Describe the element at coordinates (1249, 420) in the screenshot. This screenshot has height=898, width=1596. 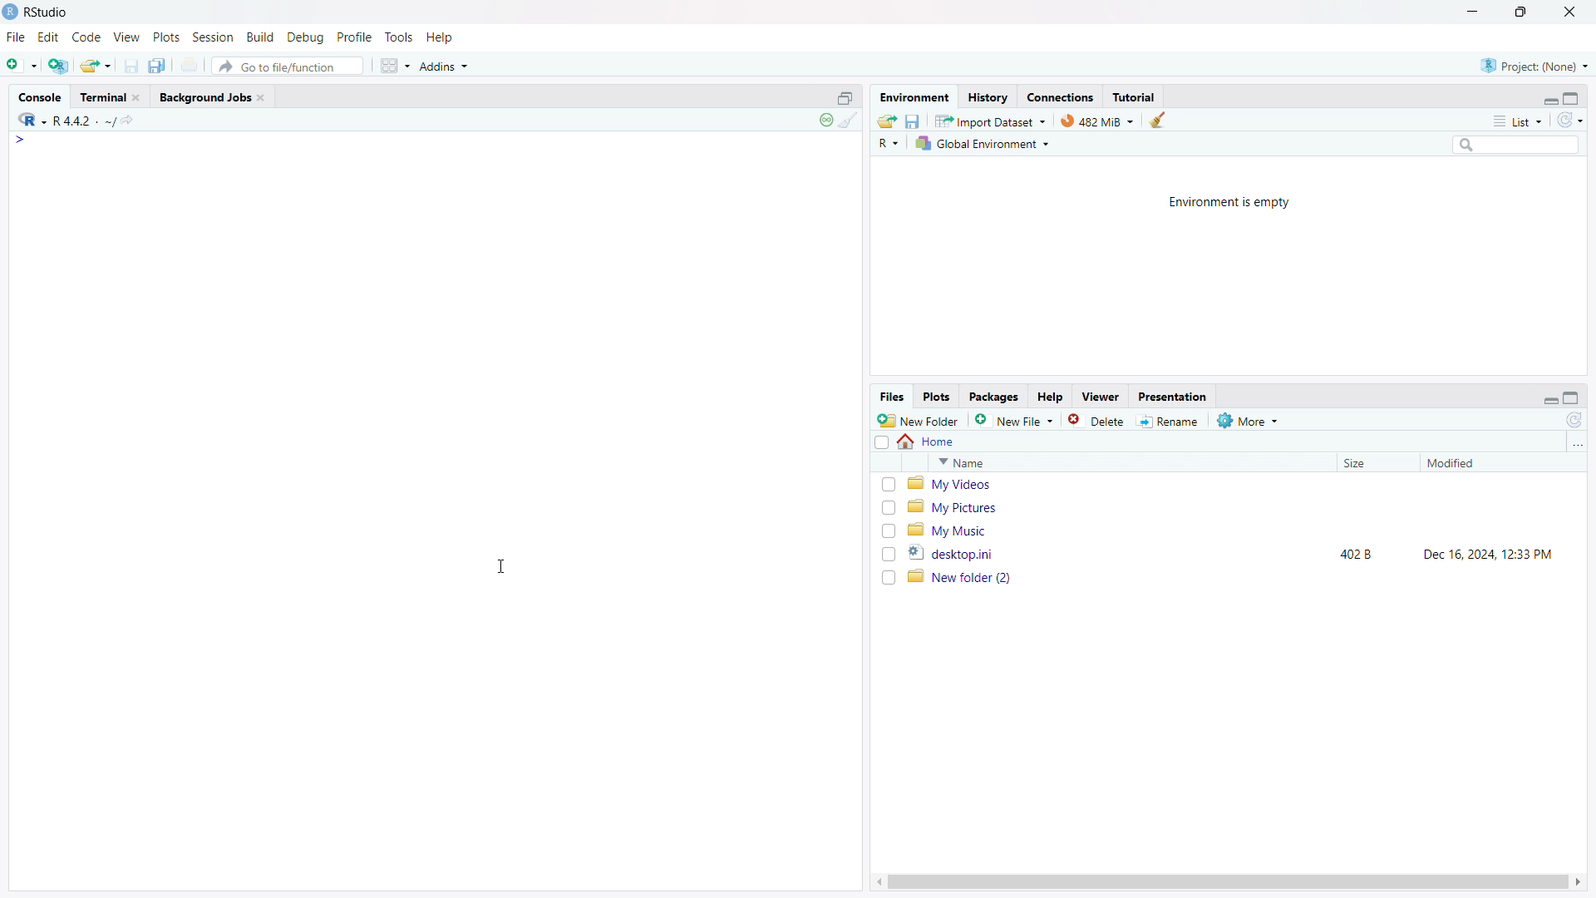
I see `more` at that location.